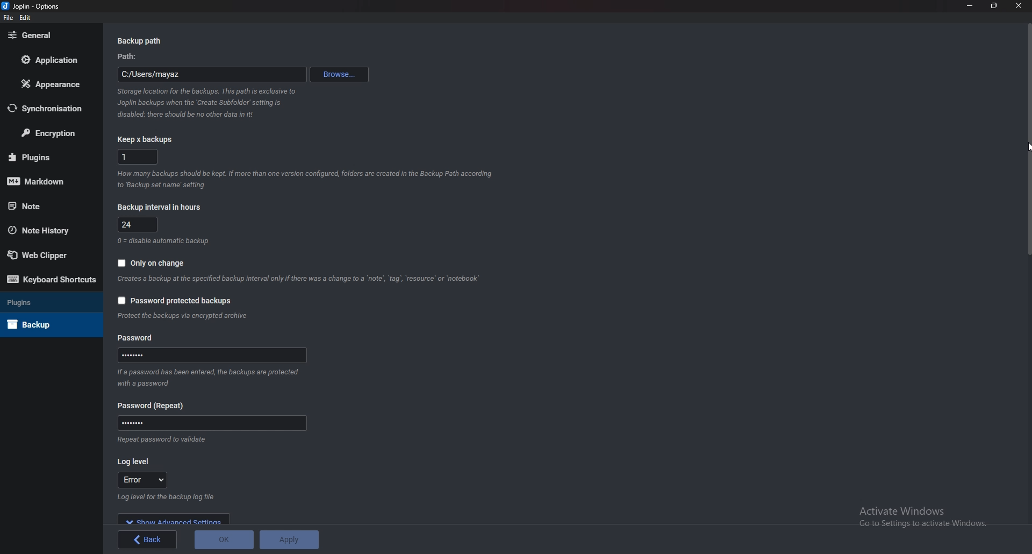  Describe the element at coordinates (211, 423) in the screenshot. I see `Password` at that location.